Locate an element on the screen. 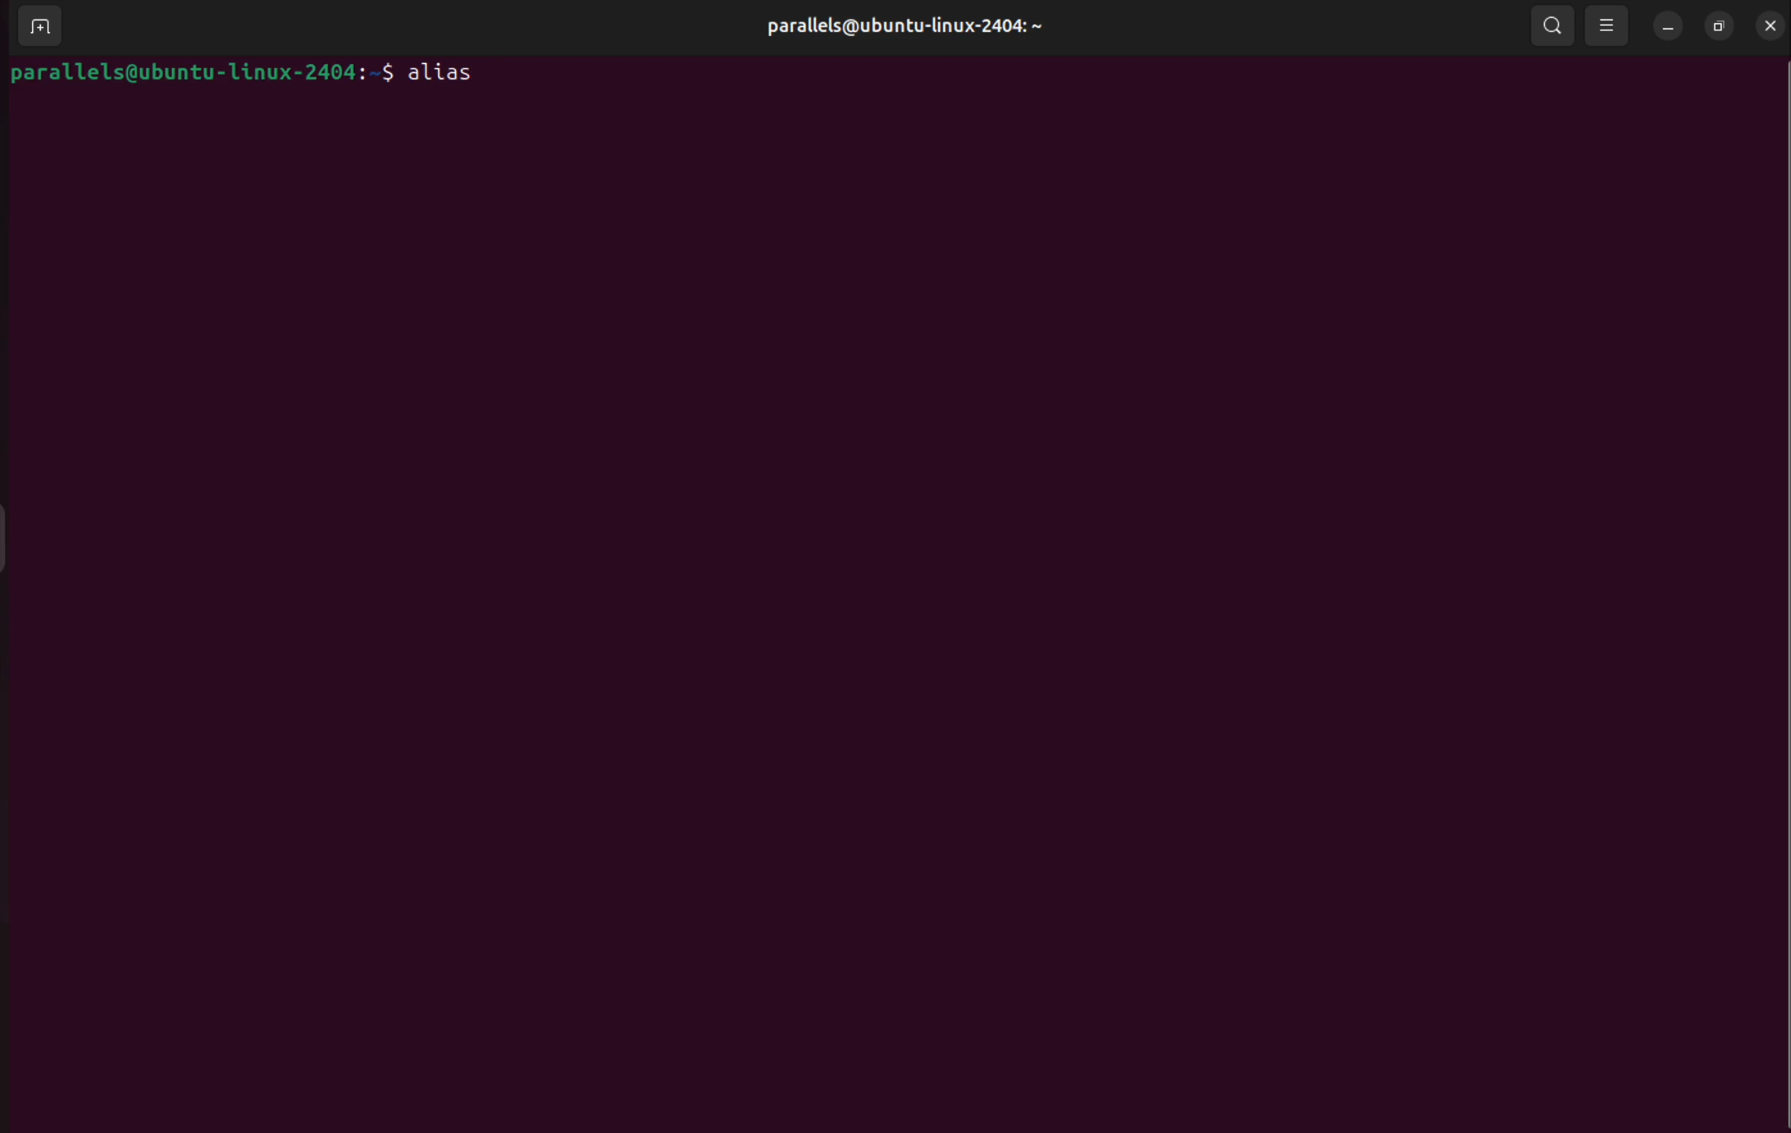 The width and height of the screenshot is (1791, 1133). username is located at coordinates (903, 25).